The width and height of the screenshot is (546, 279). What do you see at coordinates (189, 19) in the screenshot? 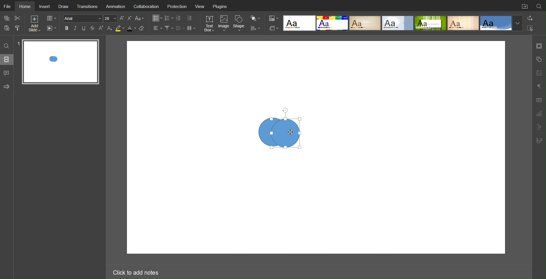
I see `Increase Indent` at bounding box center [189, 19].